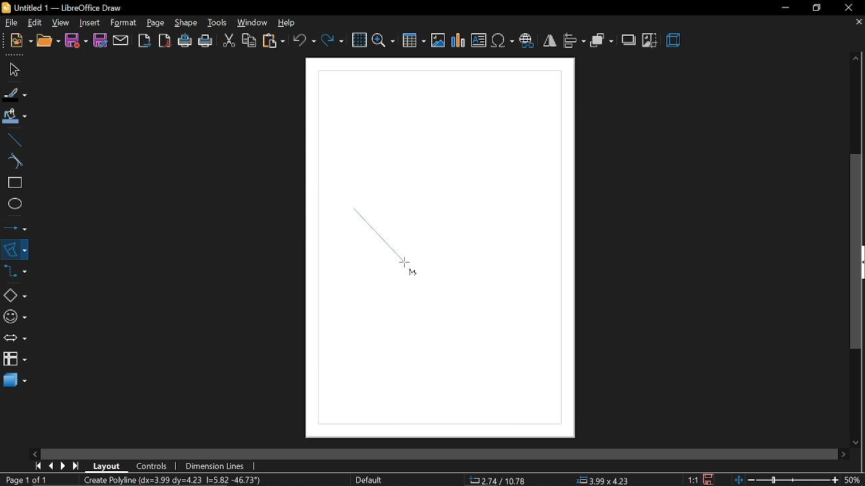 This screenshot has height=486, width=865. I want to click on print, so click(206, 41).